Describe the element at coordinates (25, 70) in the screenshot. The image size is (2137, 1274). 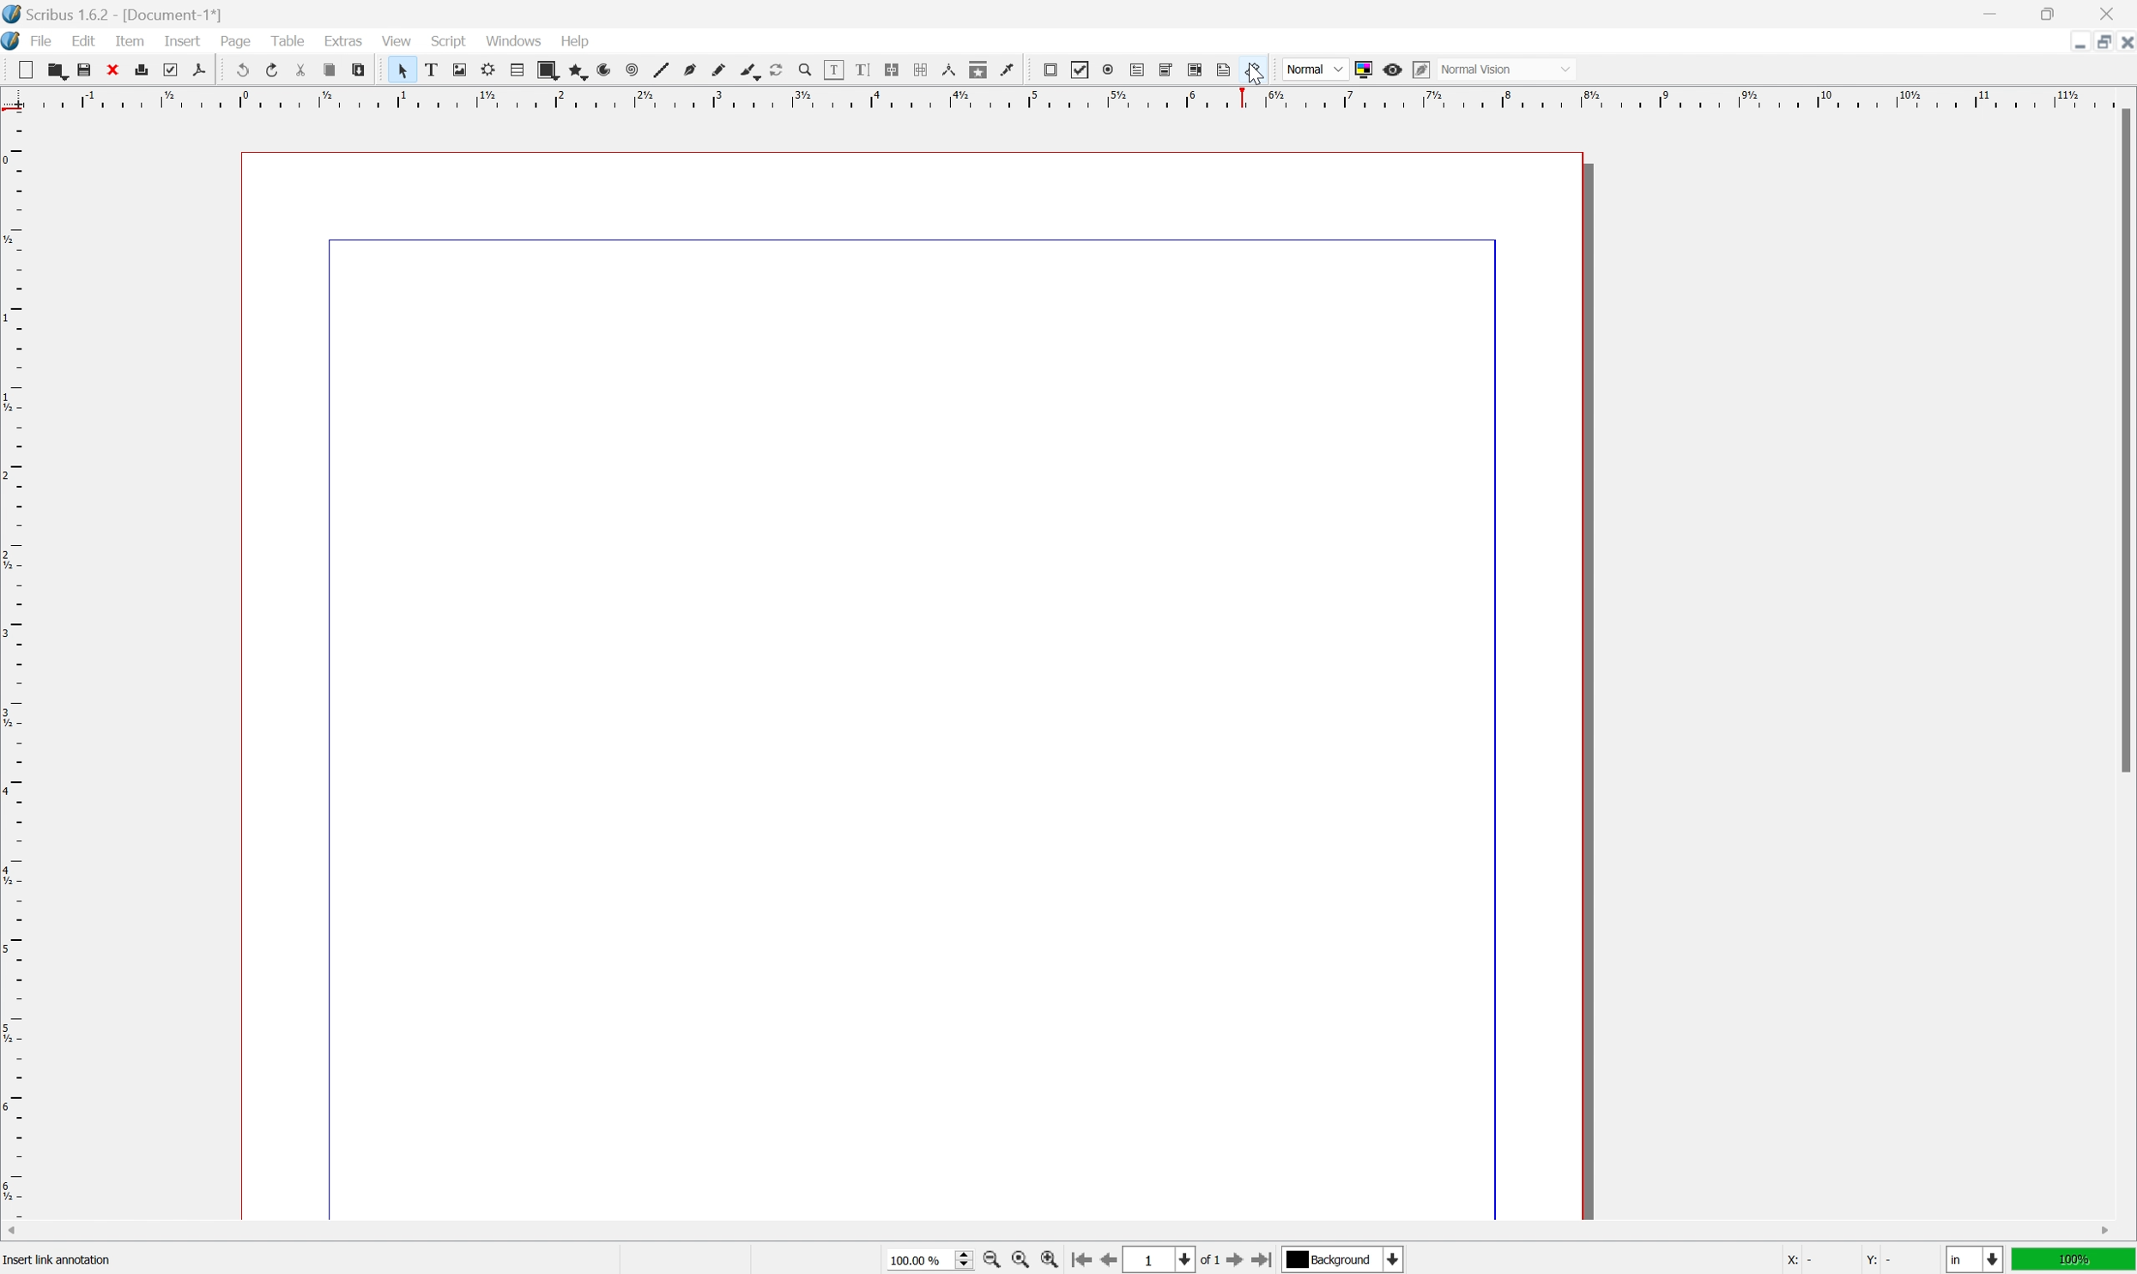
I see `new` at that location.